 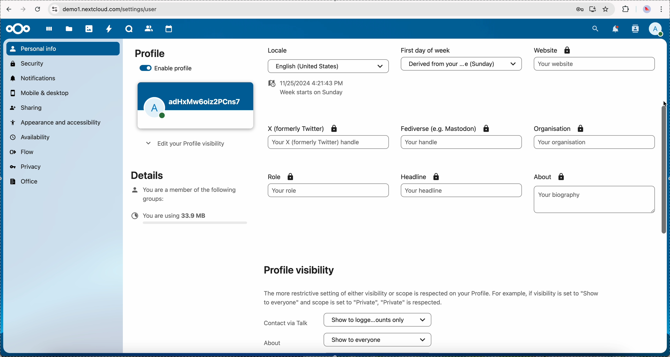 What do you see at coordinates (23, 182) in the screenshot?
I see `office` at bounding box center [23, 182].